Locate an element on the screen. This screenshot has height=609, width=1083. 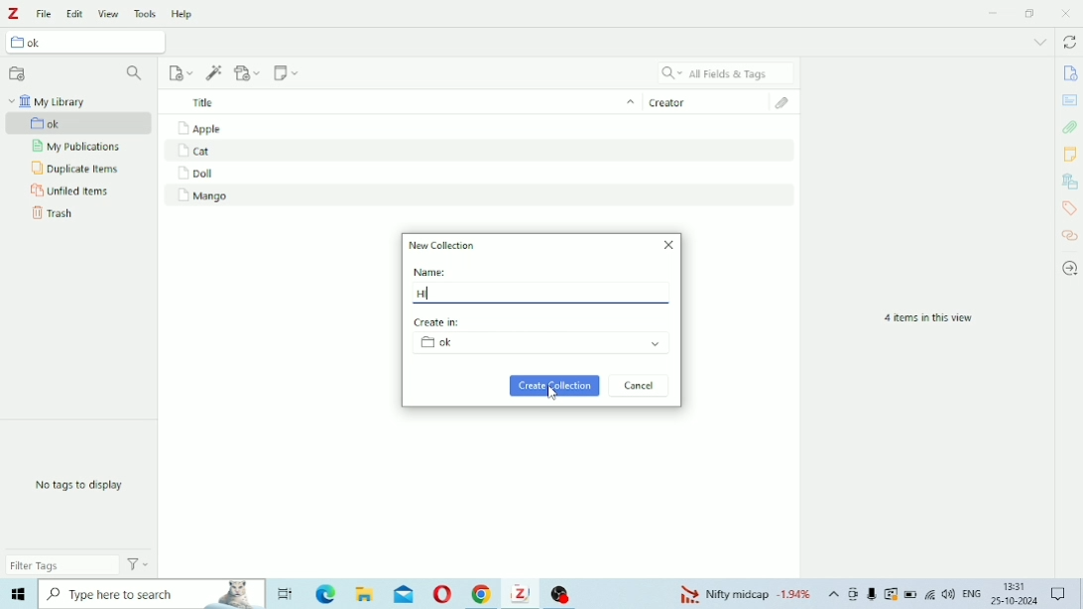
New Note is located at coordinates (287, 72).